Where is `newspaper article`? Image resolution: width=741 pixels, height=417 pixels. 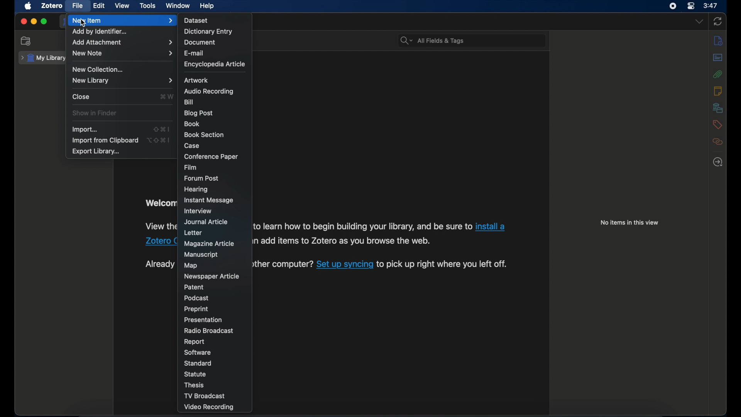
newspaper article is located at coordinates (211, 276).